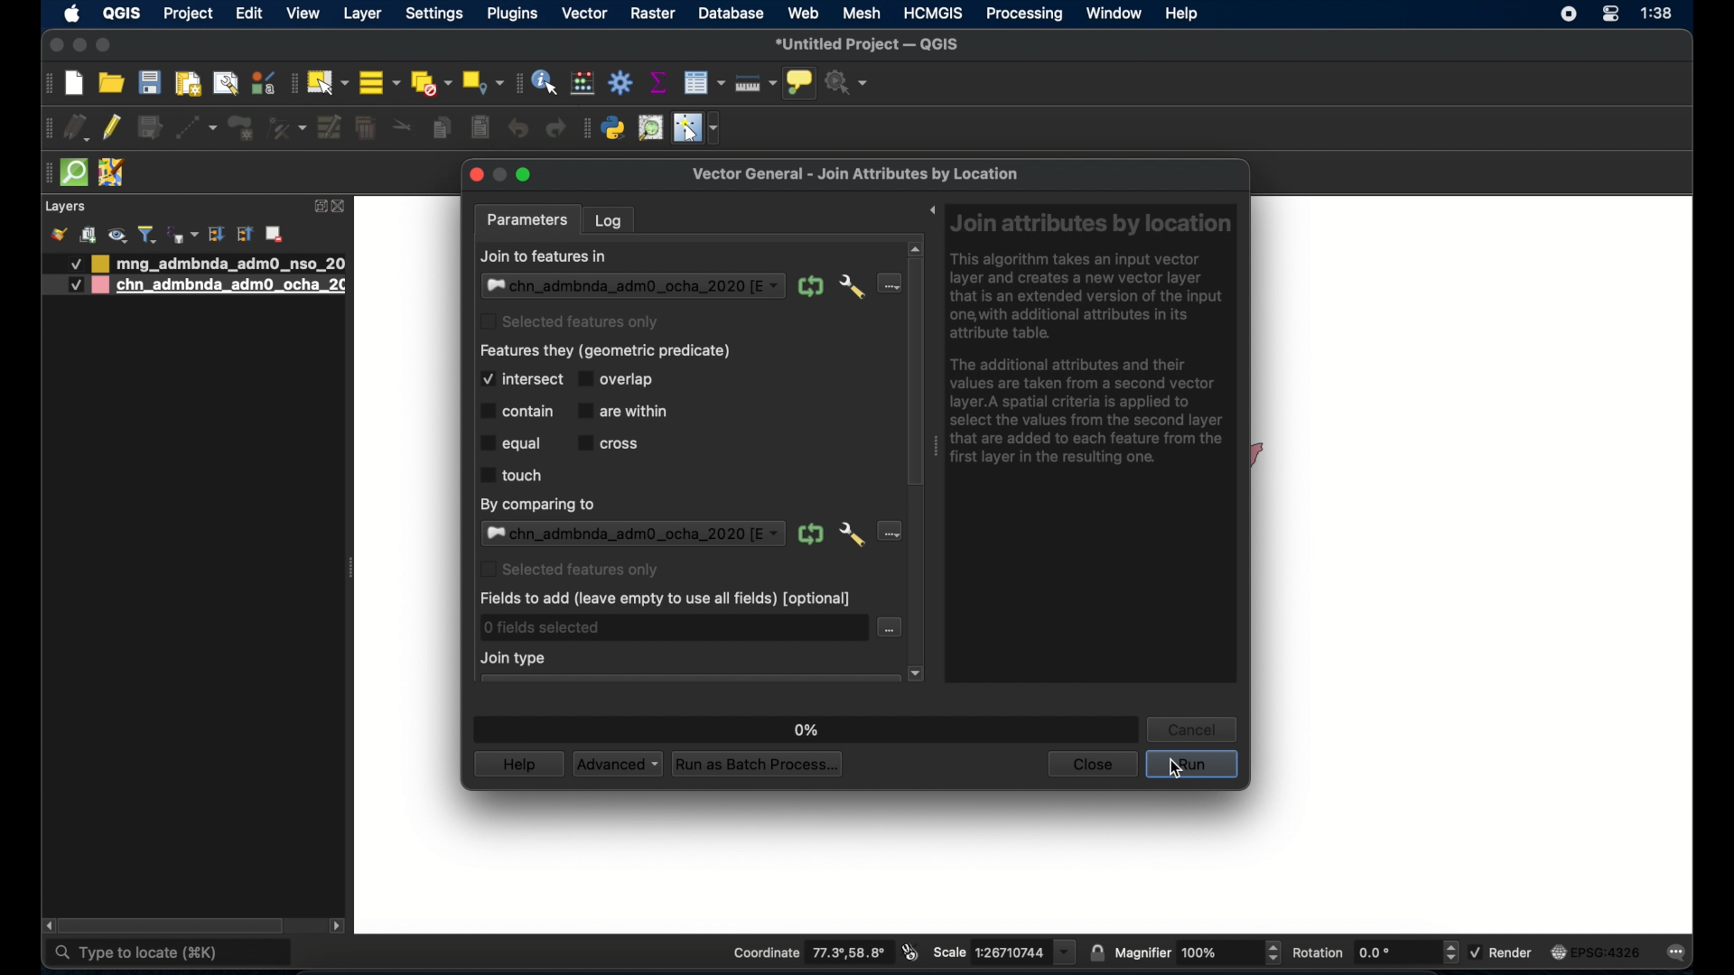  Describe the element at coordinates (804, 13) in the screenshot. I see `web` at that location.